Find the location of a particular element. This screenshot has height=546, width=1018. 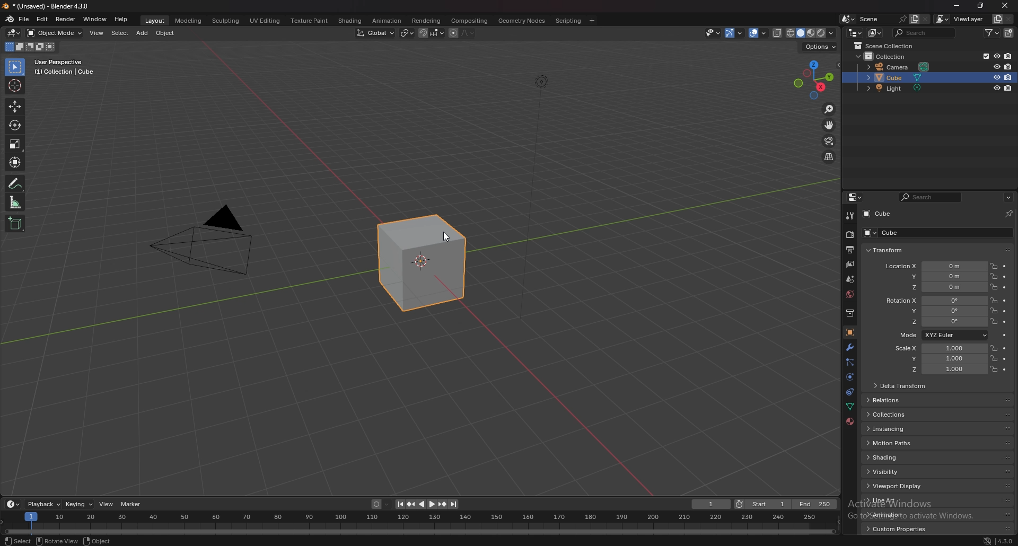

animate property is located at coordinates (1005, 359).